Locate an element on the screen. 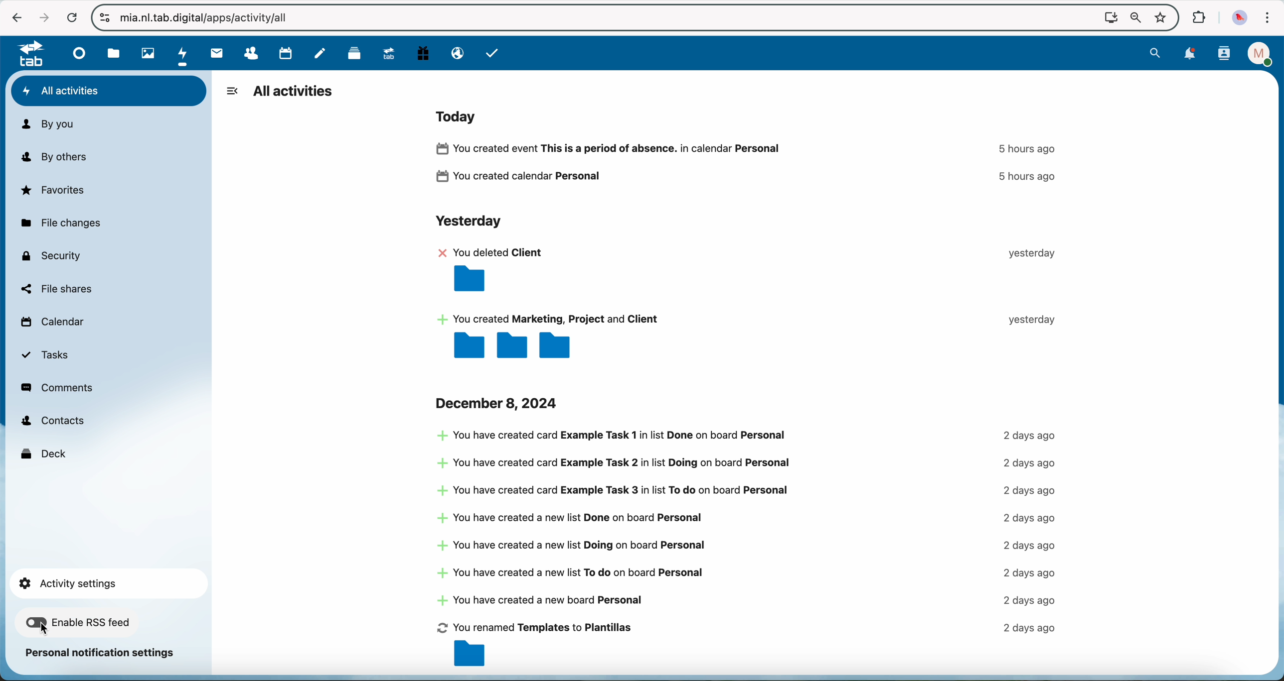  profile is located at coordinates (1262, 54).